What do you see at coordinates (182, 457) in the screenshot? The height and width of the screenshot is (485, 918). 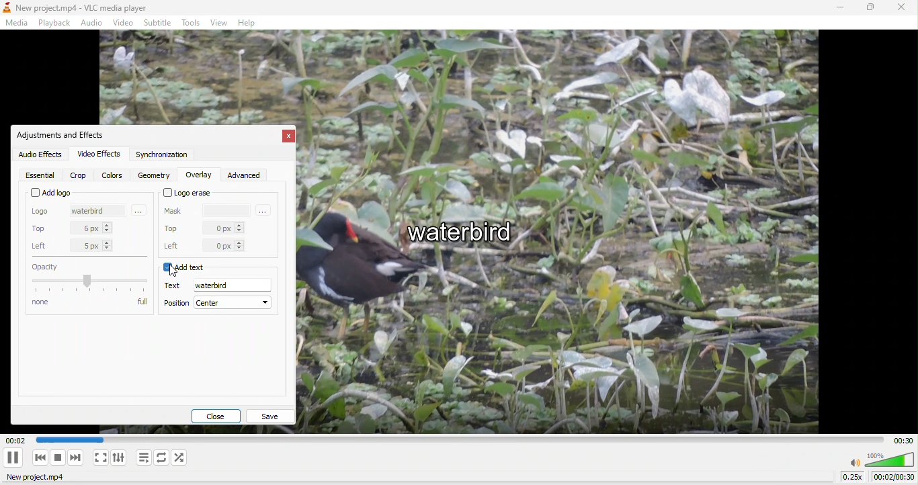 I see `random` at bounding box center [182, 457].